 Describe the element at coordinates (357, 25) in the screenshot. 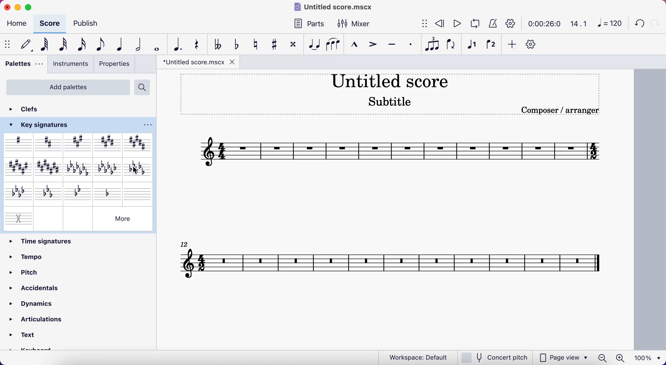

I see `mixer` at that location.